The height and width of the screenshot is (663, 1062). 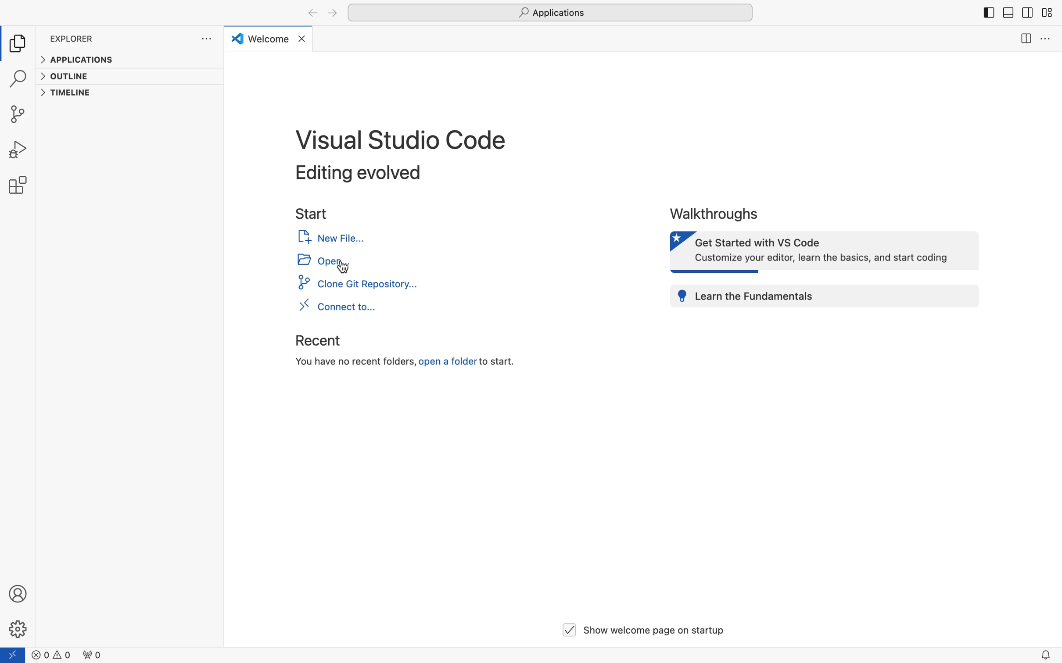 What do you see at coordinates (1026, 15) in the screenshot?
I see `toggle secondary side bar` at bounding box center [1026, 15].